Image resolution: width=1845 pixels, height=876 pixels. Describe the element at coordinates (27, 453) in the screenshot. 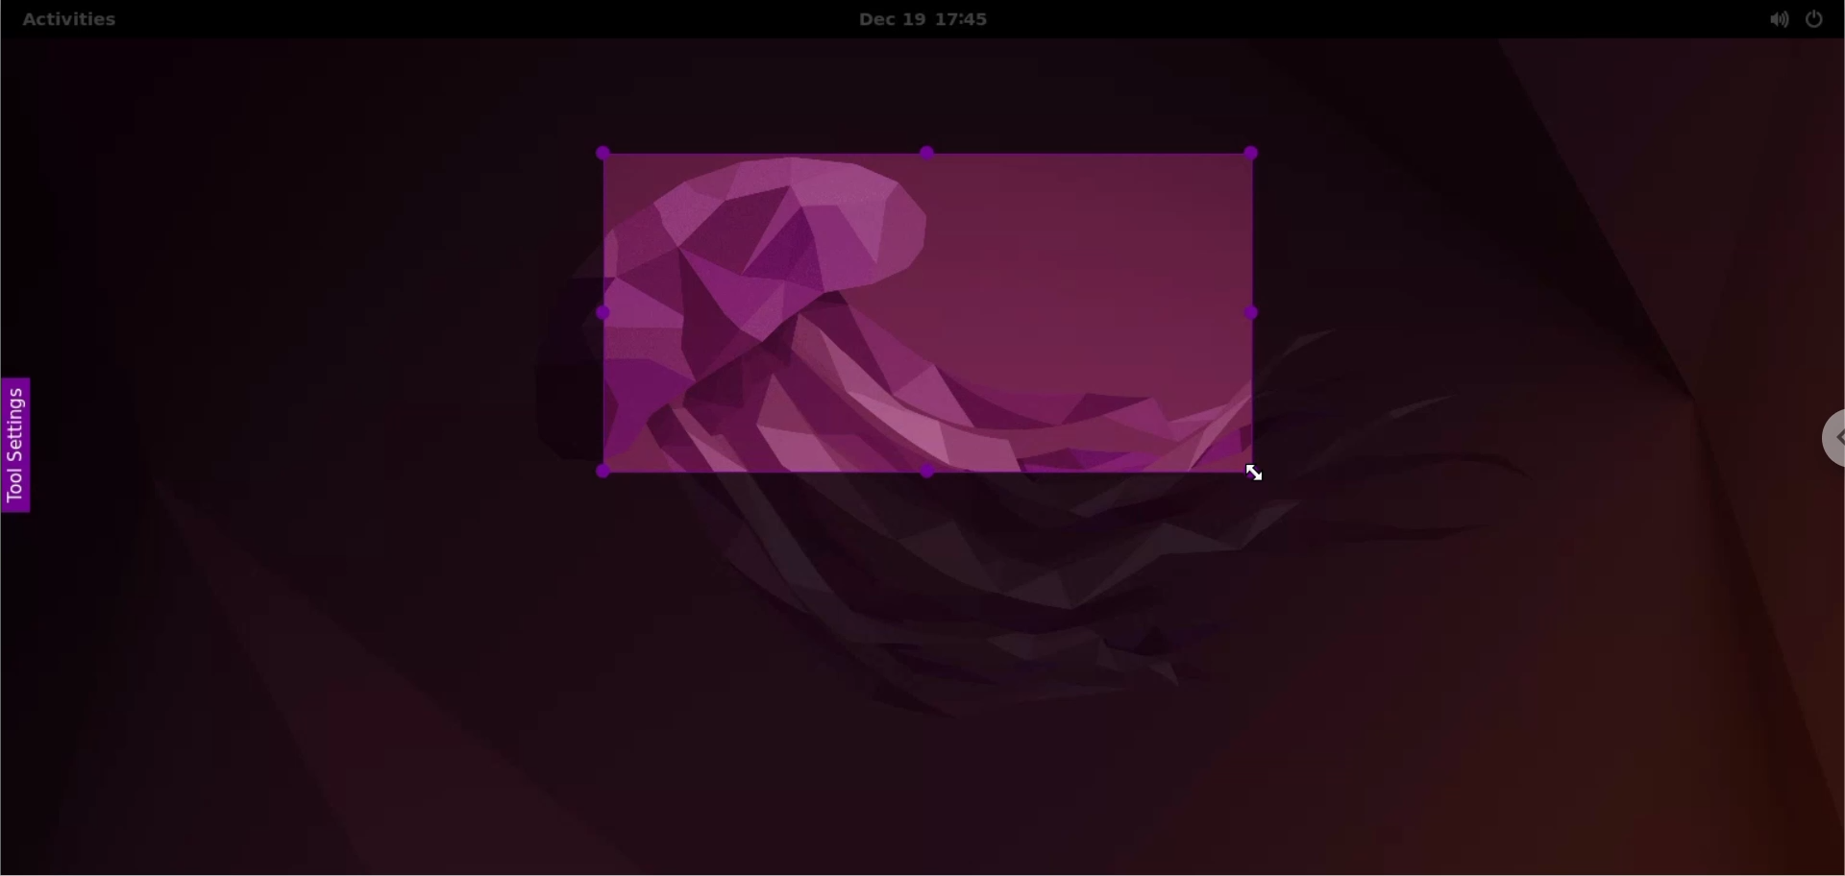

I see `tool settings` at that location.